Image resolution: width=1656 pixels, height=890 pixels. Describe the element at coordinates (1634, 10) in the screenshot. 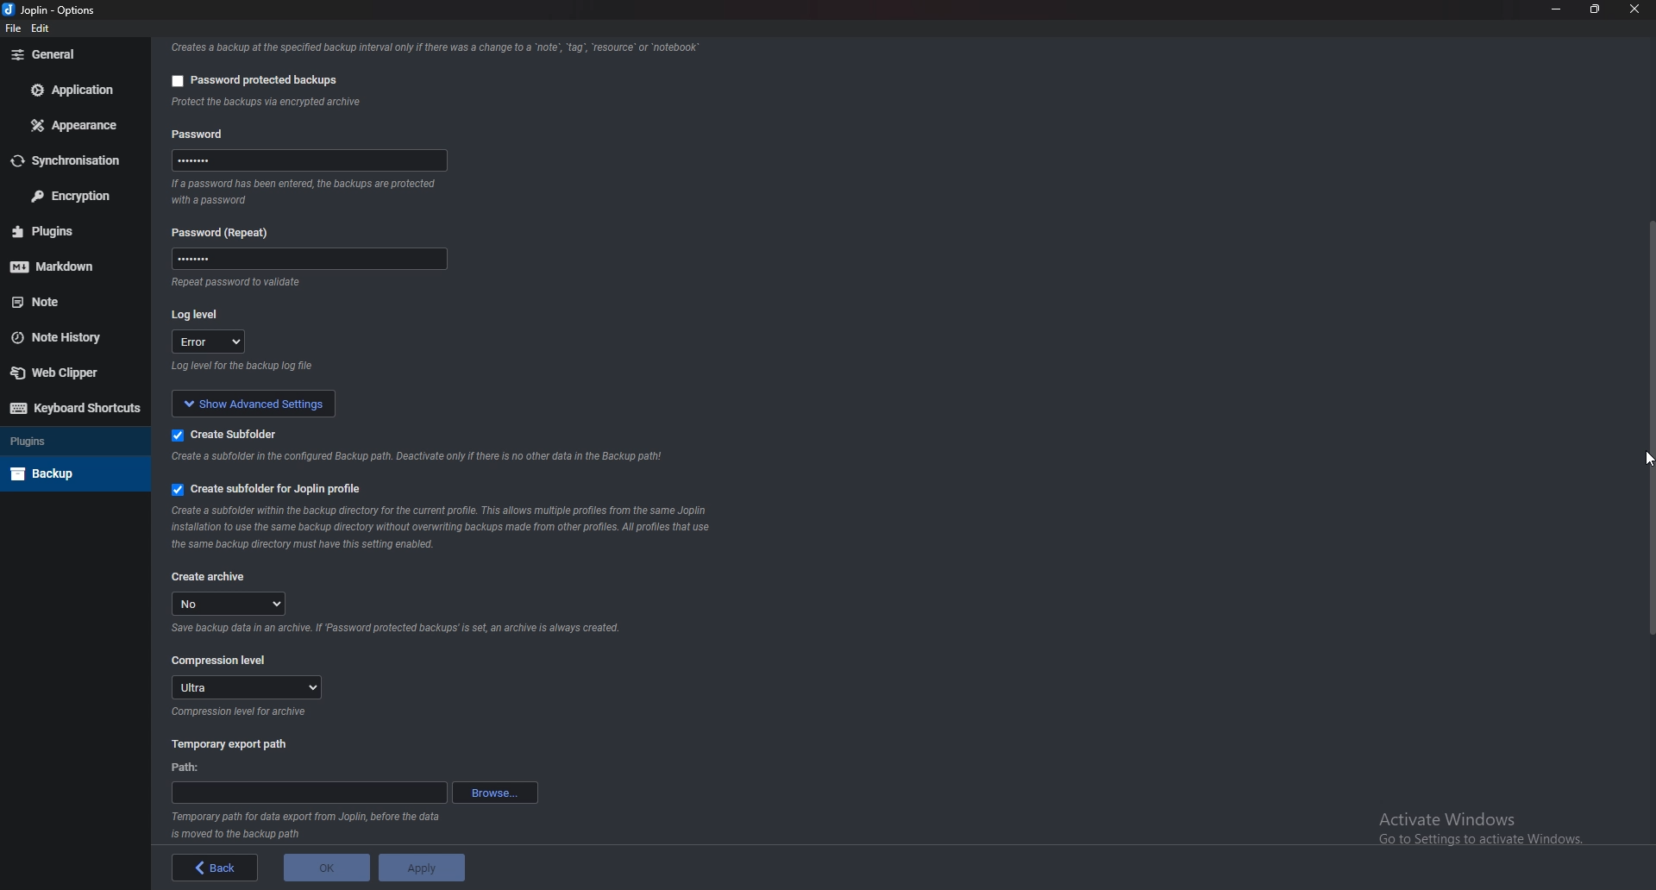

I see `close` at that location.